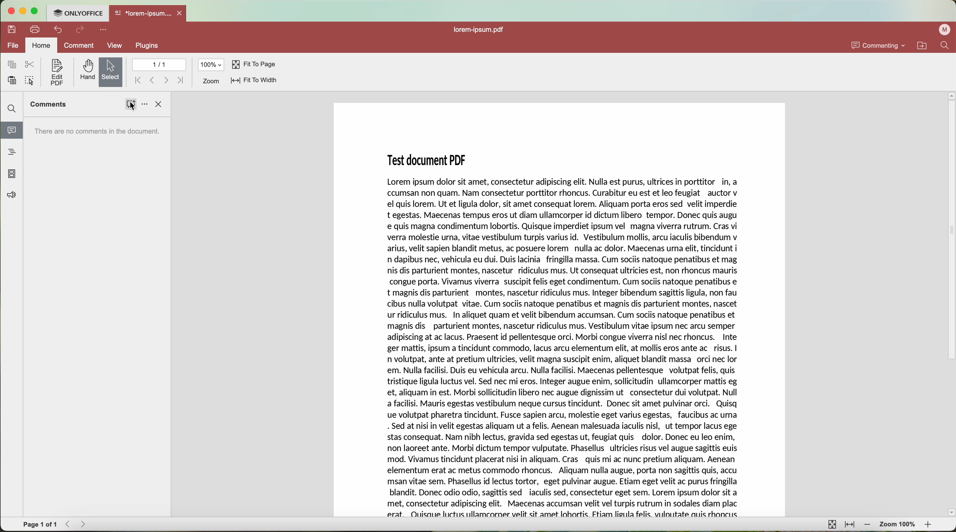 The image size is (956, 532). What do you see at coordinates (11, 132) in the screenshot?
I see `click on comments` at bounding box center [11, 132].